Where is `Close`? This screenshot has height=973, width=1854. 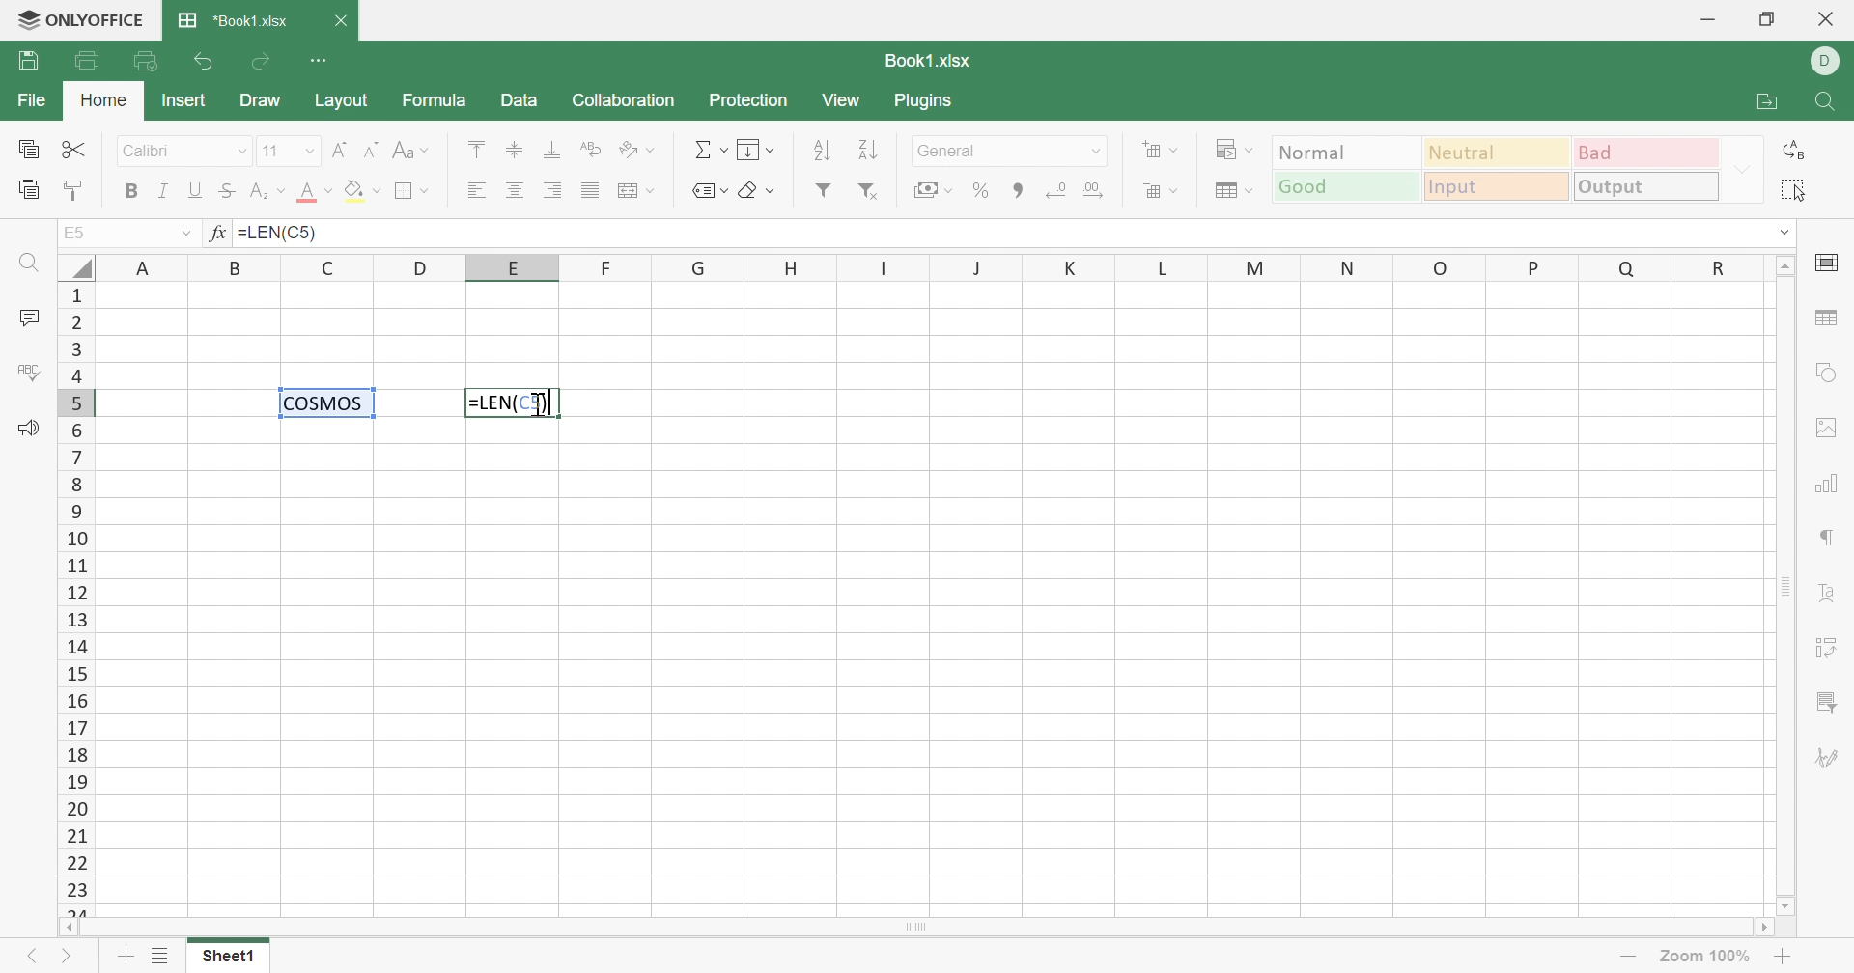
Close is located at coordinates (339, 19).